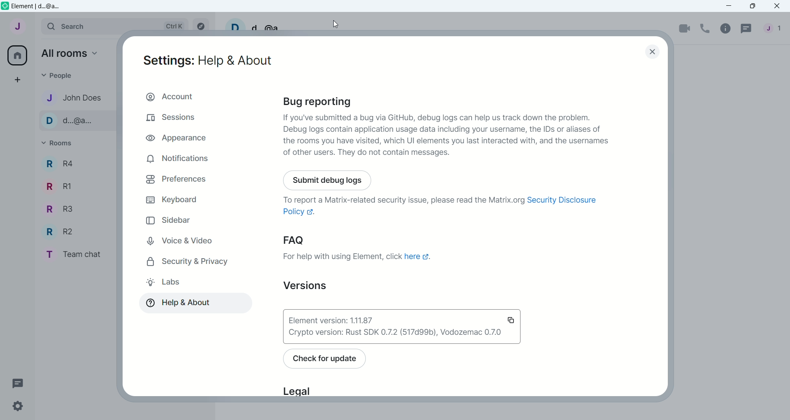  Describe the element at coordinates (778, 7) in the screenshot. I see `Close` at that location.